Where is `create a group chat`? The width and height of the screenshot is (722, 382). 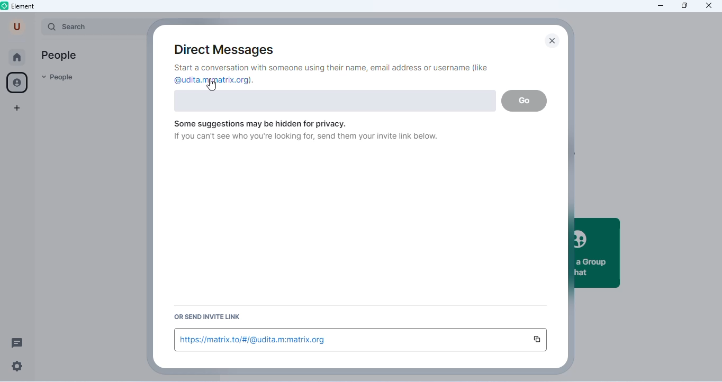
create a group chat is located at coordinates (598, 253).